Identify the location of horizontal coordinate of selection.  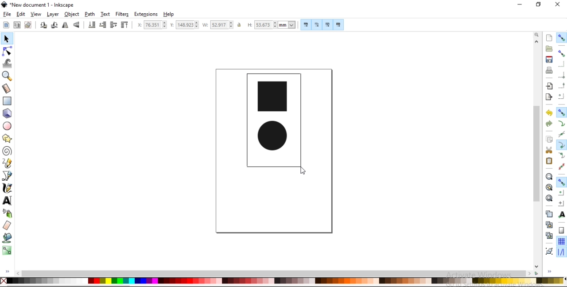
(151, 25).